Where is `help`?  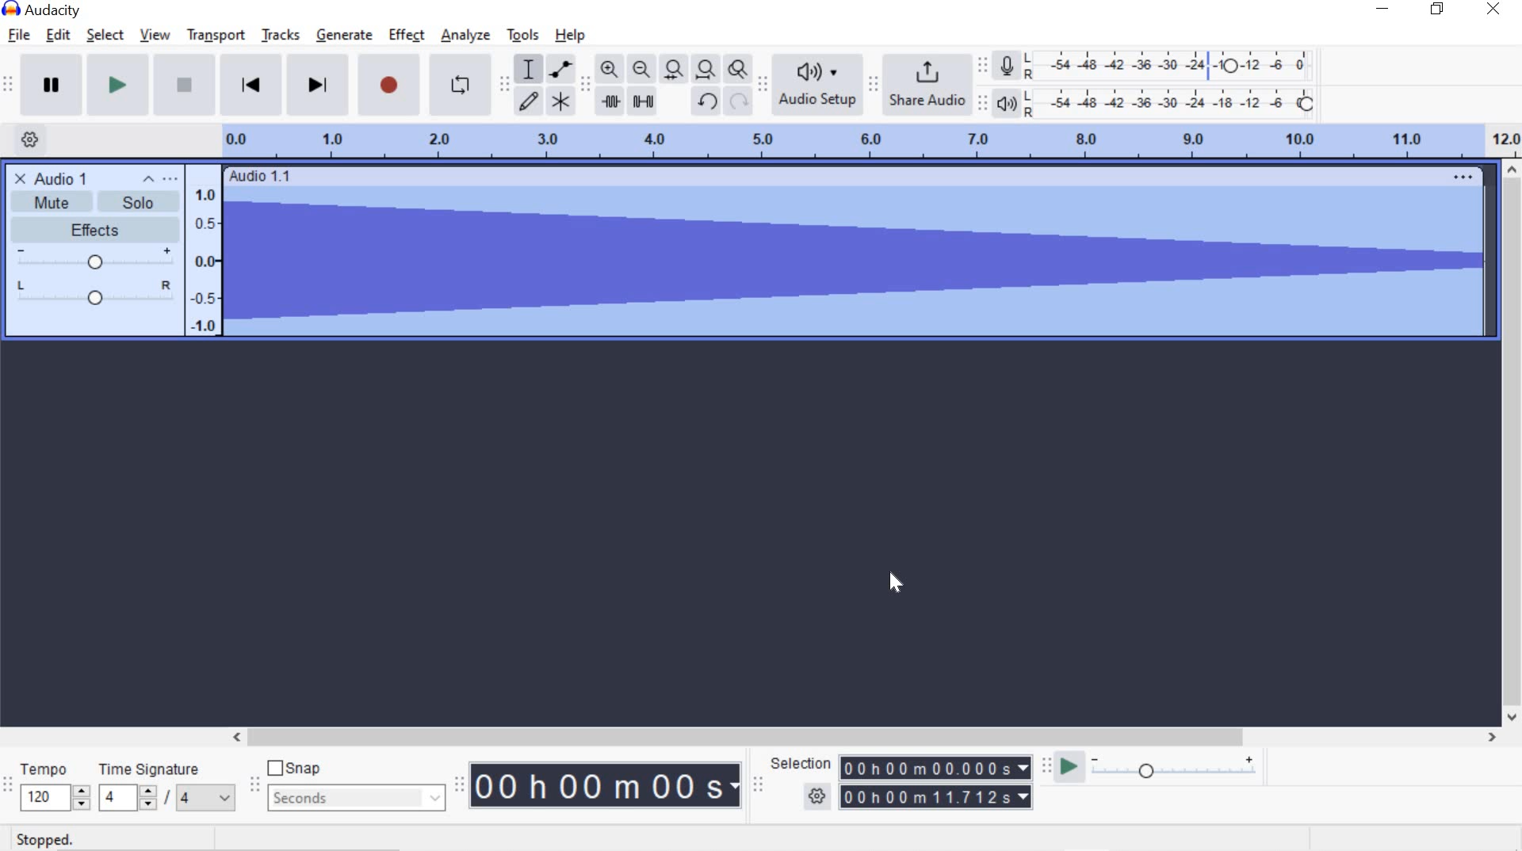
help is located at coordinates (571, 35).